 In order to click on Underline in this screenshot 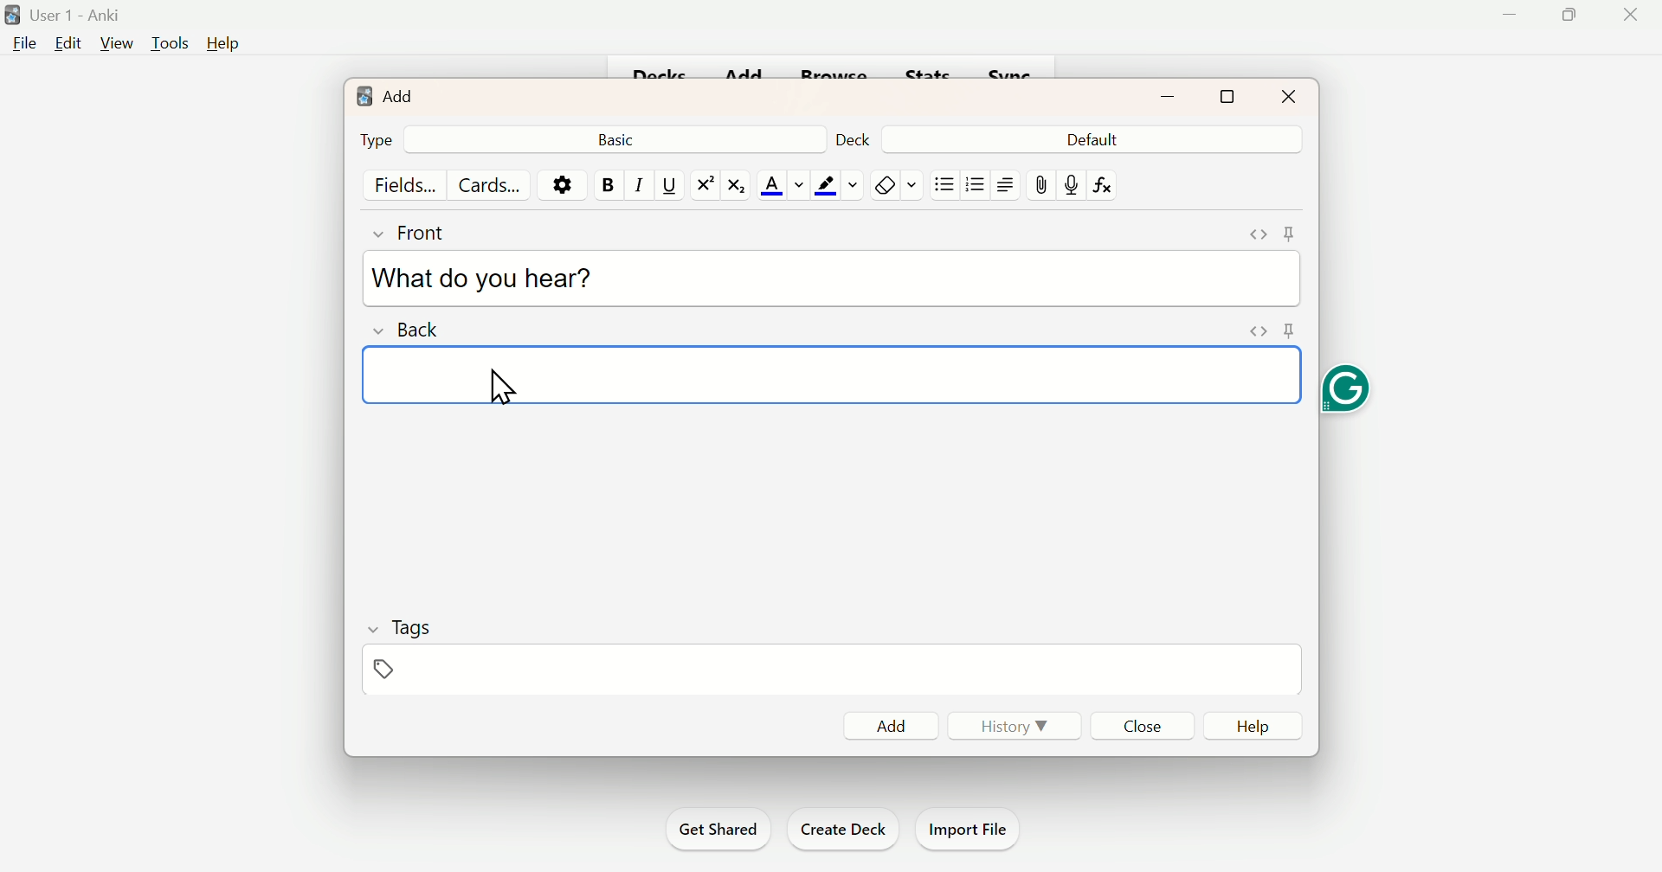, I will do `click(667, 186)`.